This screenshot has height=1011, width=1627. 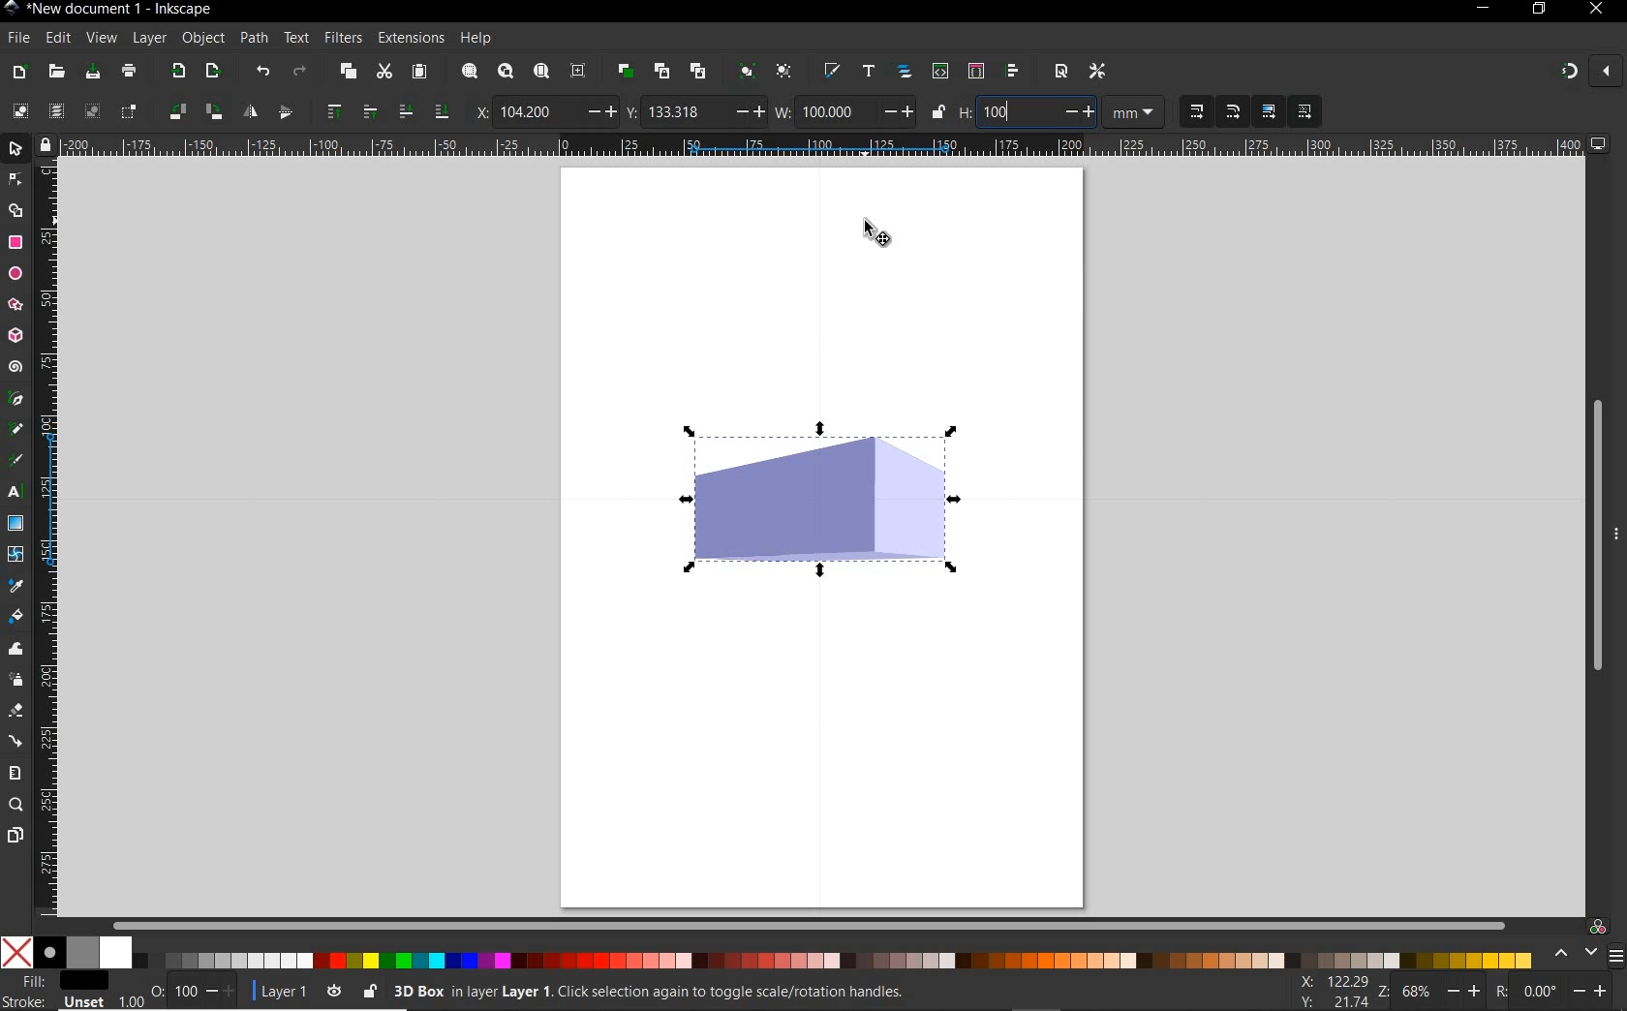 What do you see at coordinates (419, 73) in the screenshot?
I see `paste` at bounding box center [419, 73].